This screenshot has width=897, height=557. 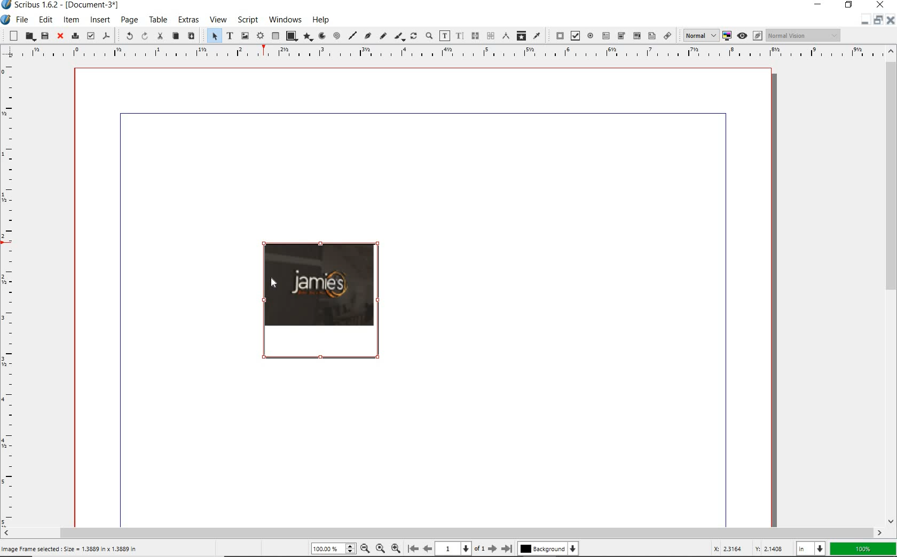 I want to click on close, so click(x=891, y=20).